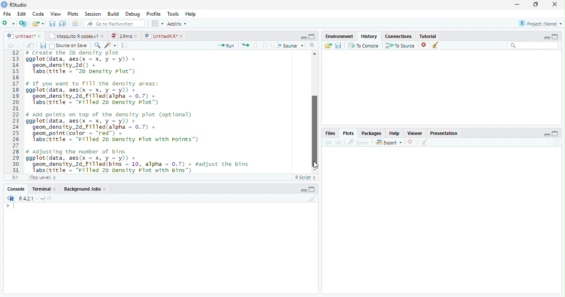  What do you see at coordinates (93, 14) in the screenshot?
I see `Session` at bounding box center [93, 14].